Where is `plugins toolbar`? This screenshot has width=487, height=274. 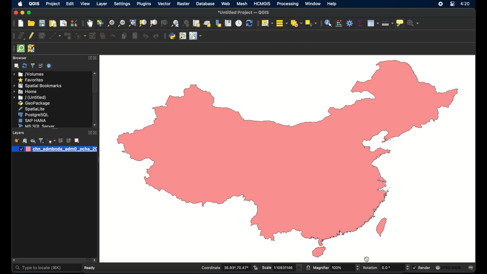 plugins toolbar is located at coordinates (164, 36).